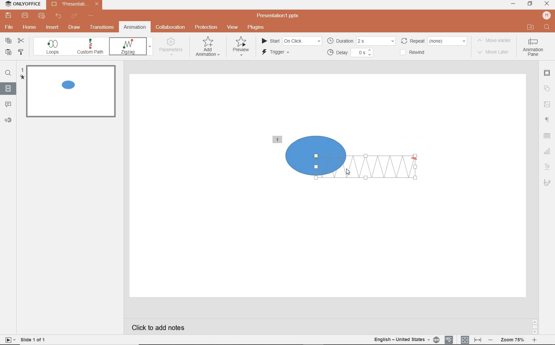 The height and width of the screenshot is (345, 555). I want to click on quick print, so click(42, 17).